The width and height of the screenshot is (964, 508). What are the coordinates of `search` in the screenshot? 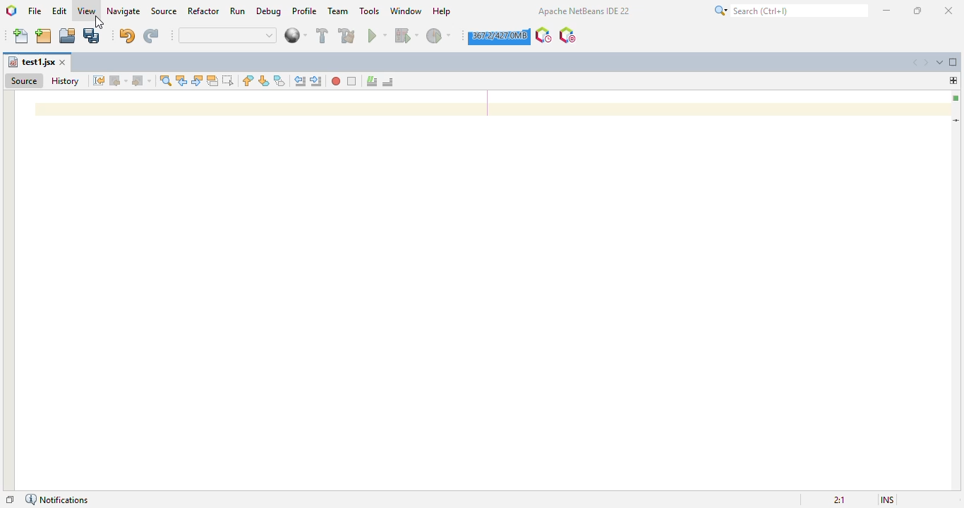 It's located at (790, 11).